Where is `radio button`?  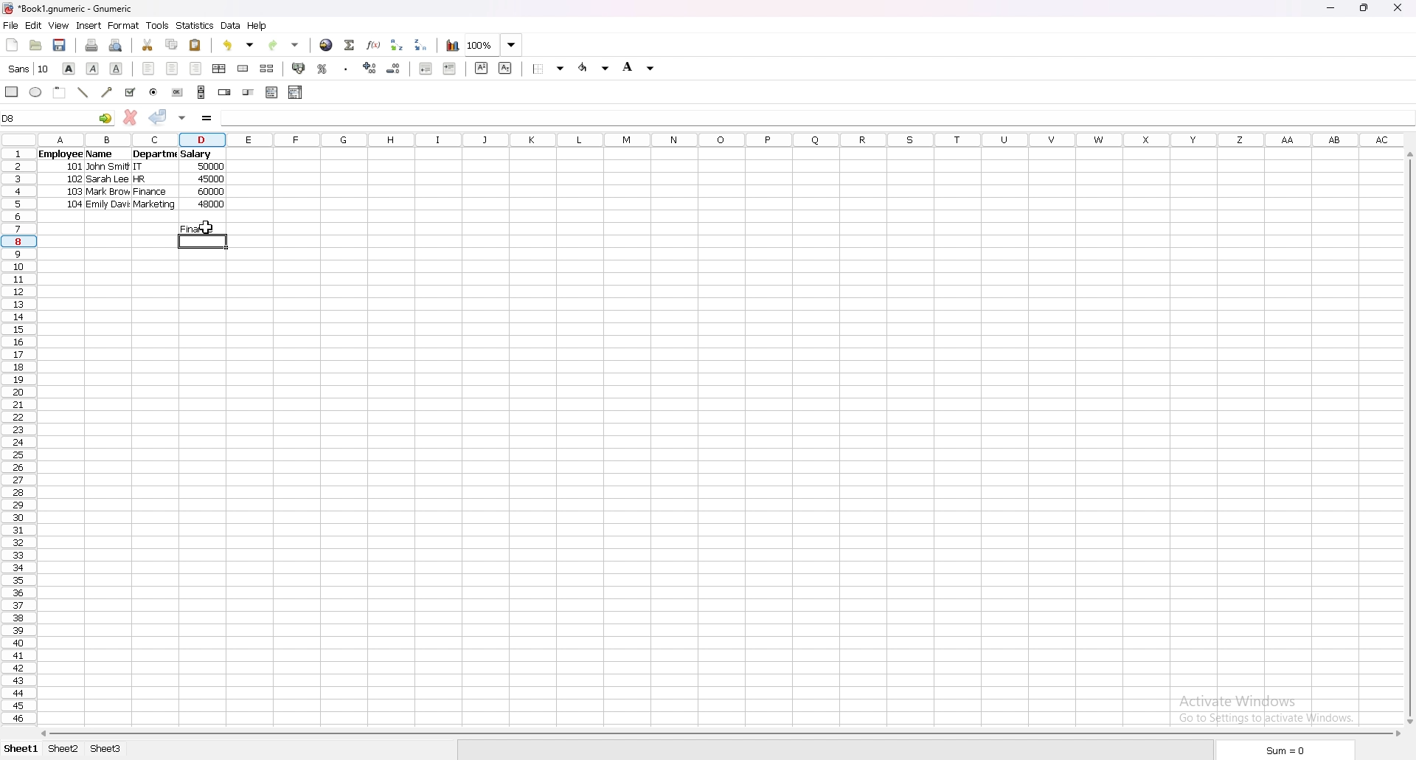 radio button is located at coordinates (153, 92).